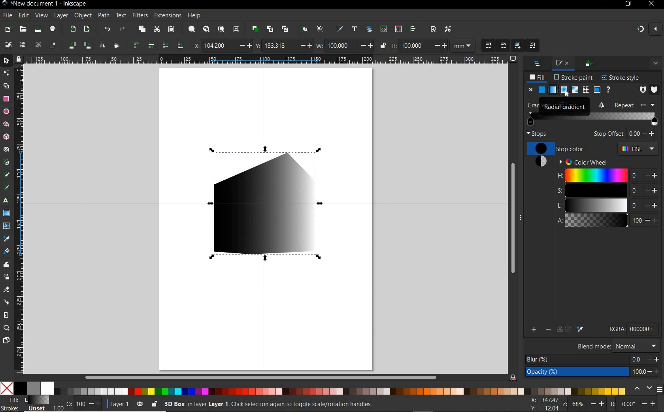 The width and height of the screenshot is (664, 412). What do you see at coordinates (304, 29) in the screenshot?
I see `GROUP` at bounding box center [304, 29].